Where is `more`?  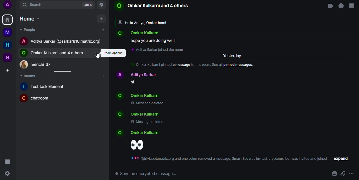
more is located at coordinates (96, 53).